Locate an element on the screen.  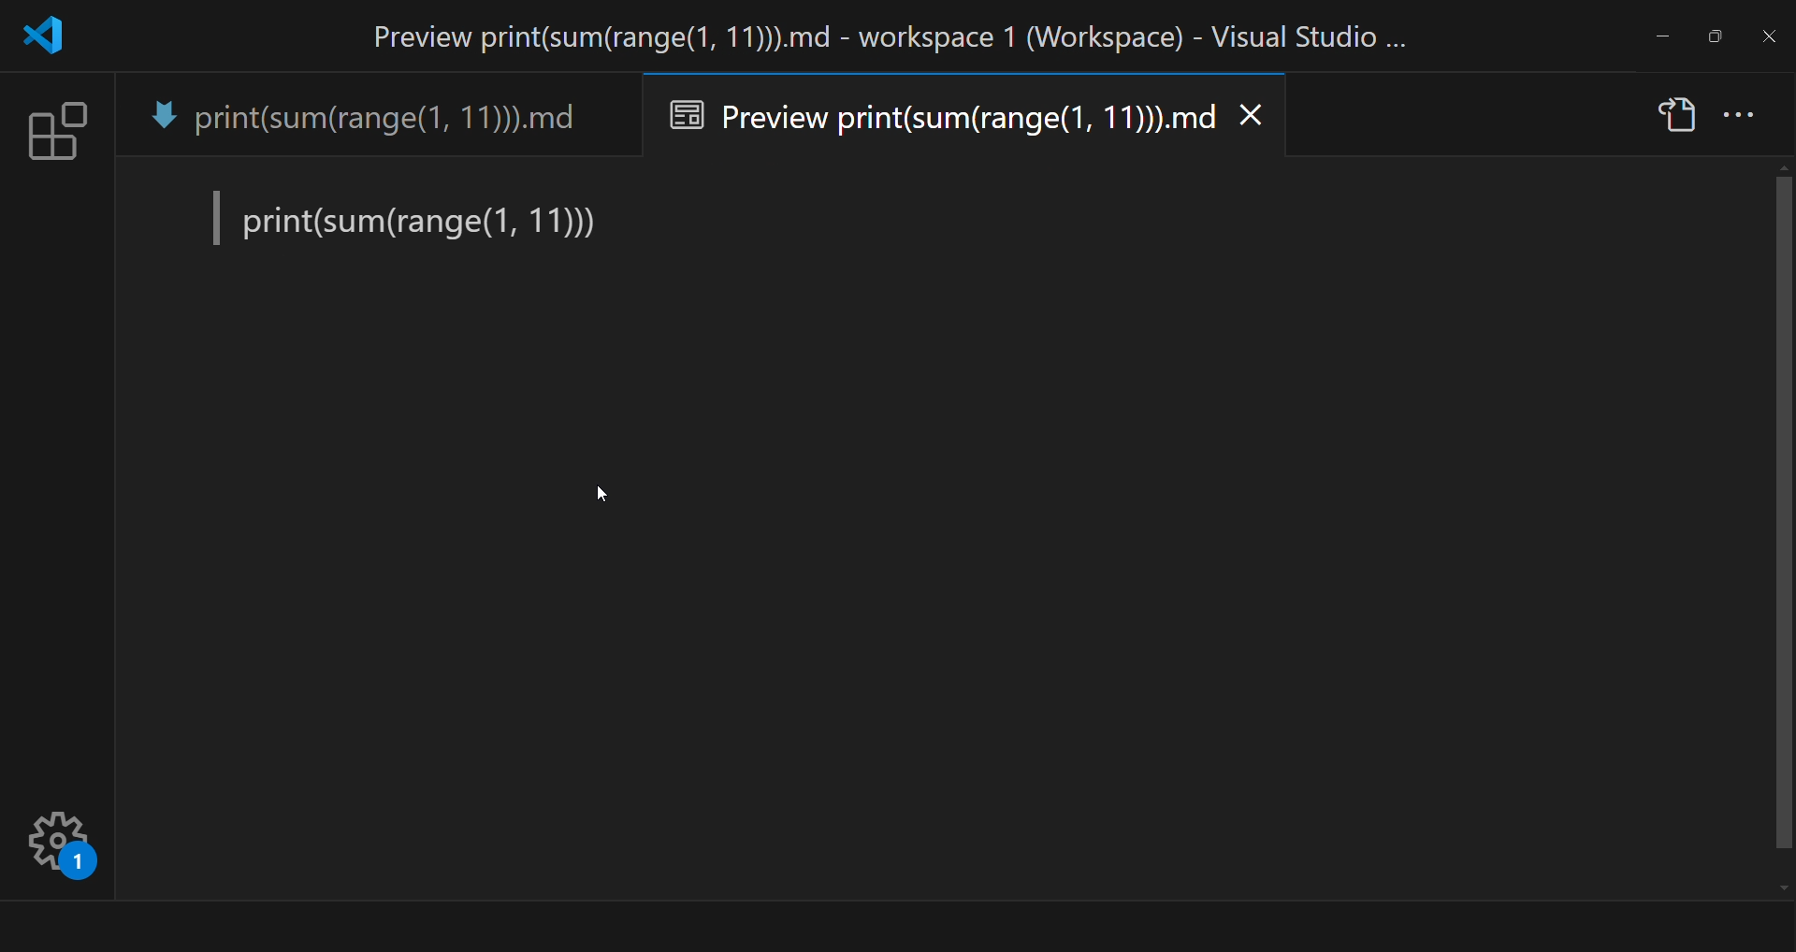
maximize is located at coordinates (1715, 40).